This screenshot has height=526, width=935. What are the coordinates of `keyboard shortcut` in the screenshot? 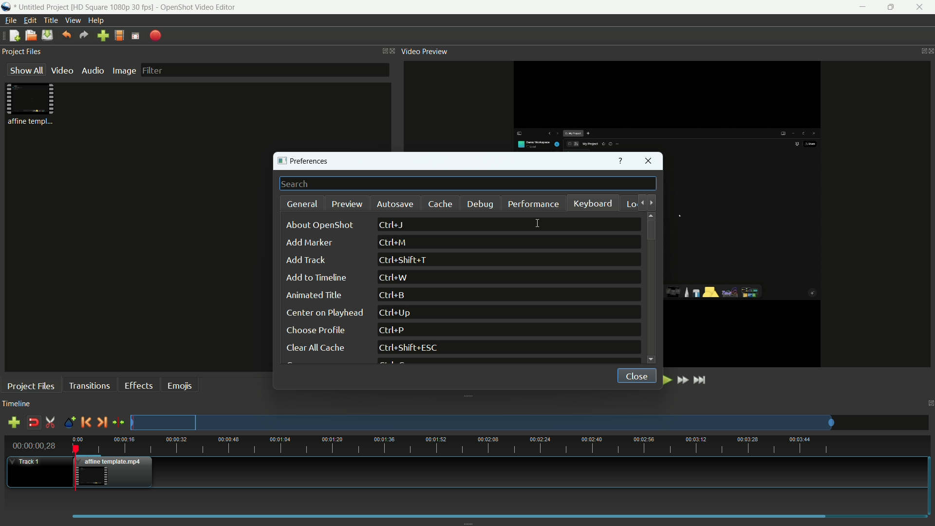 It's located at (393, 243).